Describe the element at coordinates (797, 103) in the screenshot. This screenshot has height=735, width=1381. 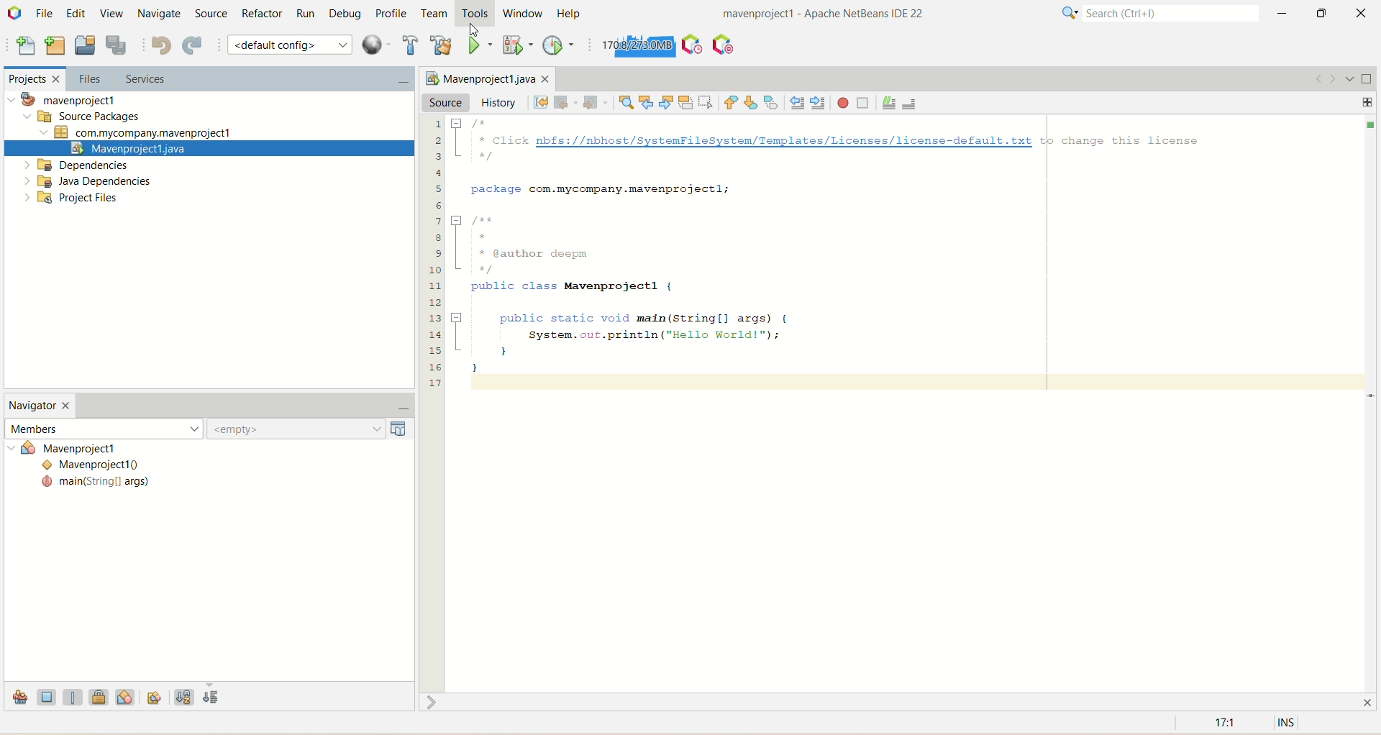
I see `shift line left` at that location.